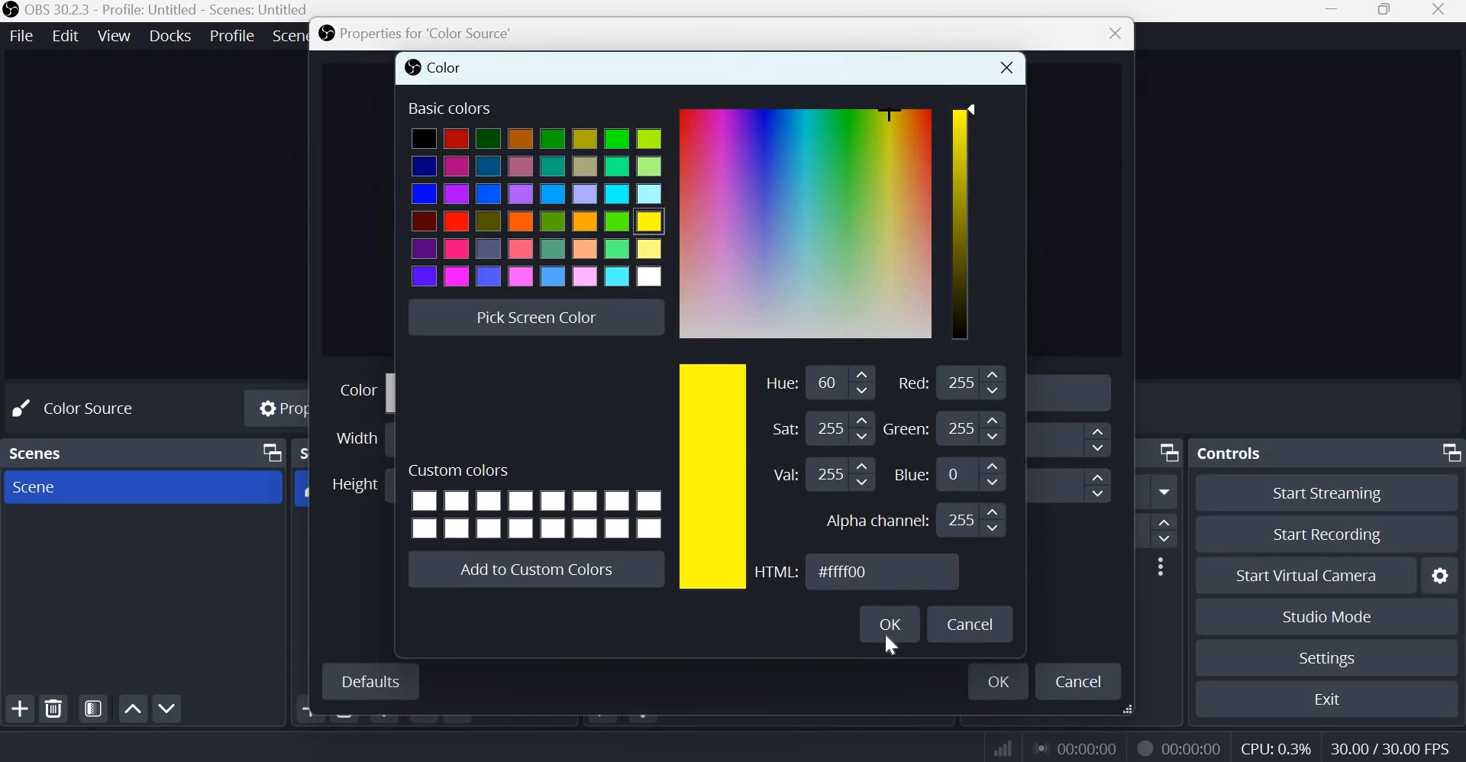 The width and height of the screenshot is (1466, 762). What do you see at coordinates (1325, 616) in the screenshot?
I see `Studio mode` at bounding box center [1325, 616].